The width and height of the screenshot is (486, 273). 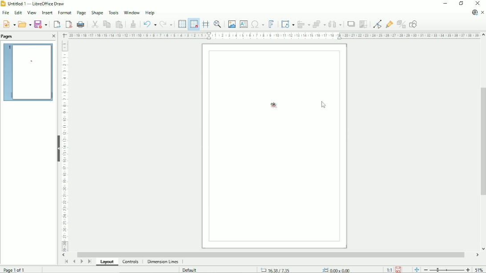 I want to click on Zoom factor, so click(x=480, y=270).